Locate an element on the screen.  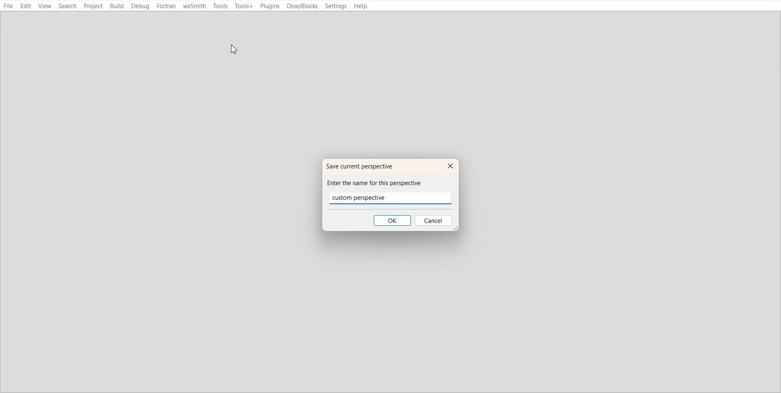
Plugins is located at coordinates (269, 7).